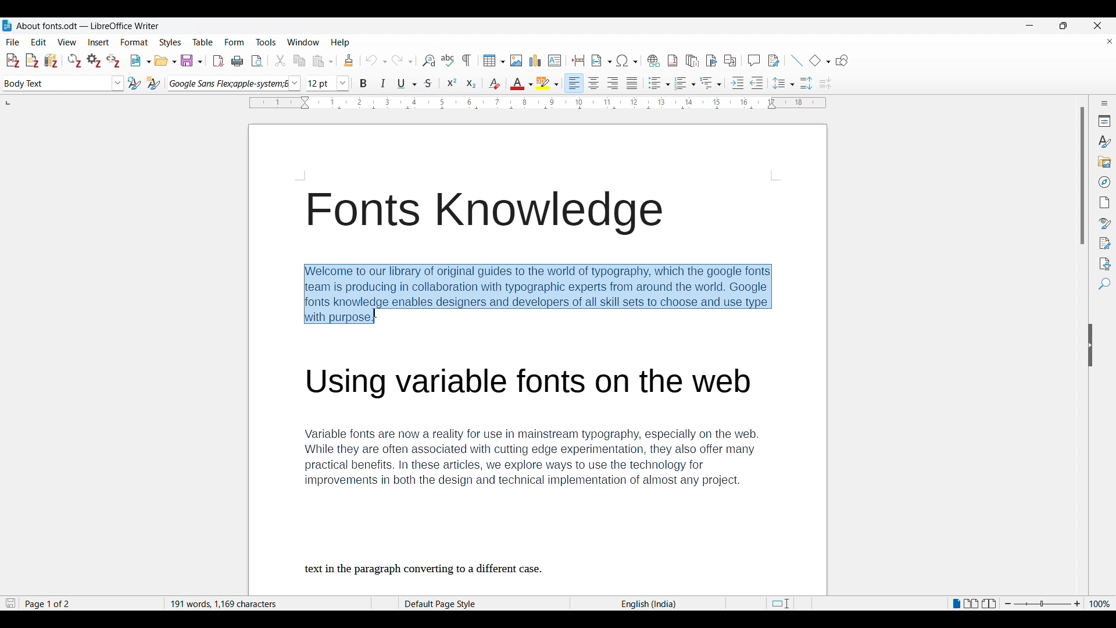 The image size is (1116, 628). Describe the element at coordinates (11, 603) in the screenshot. I see `Indicates changes that need to be saved` at that location.